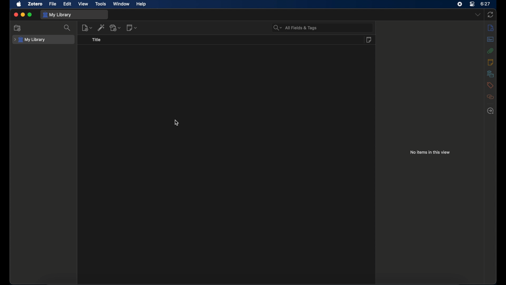  What do you see at coordinates (478, 15) in the screenshot?
I see `dropdown` at bounding box center [478, 15].